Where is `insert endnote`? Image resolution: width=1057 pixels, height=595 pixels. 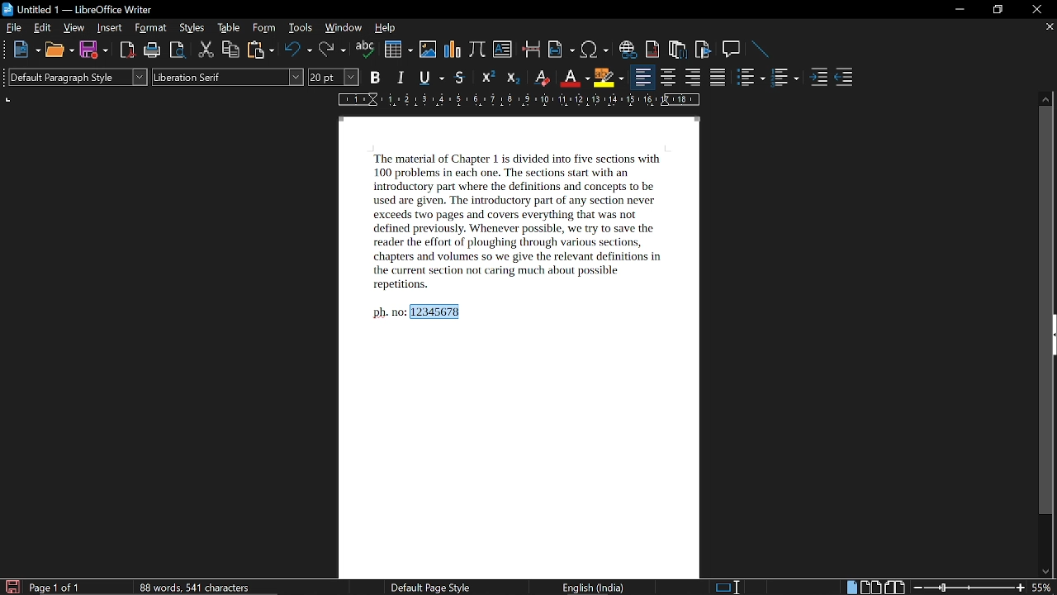 insert endnote is located at coordinates (679, 49).